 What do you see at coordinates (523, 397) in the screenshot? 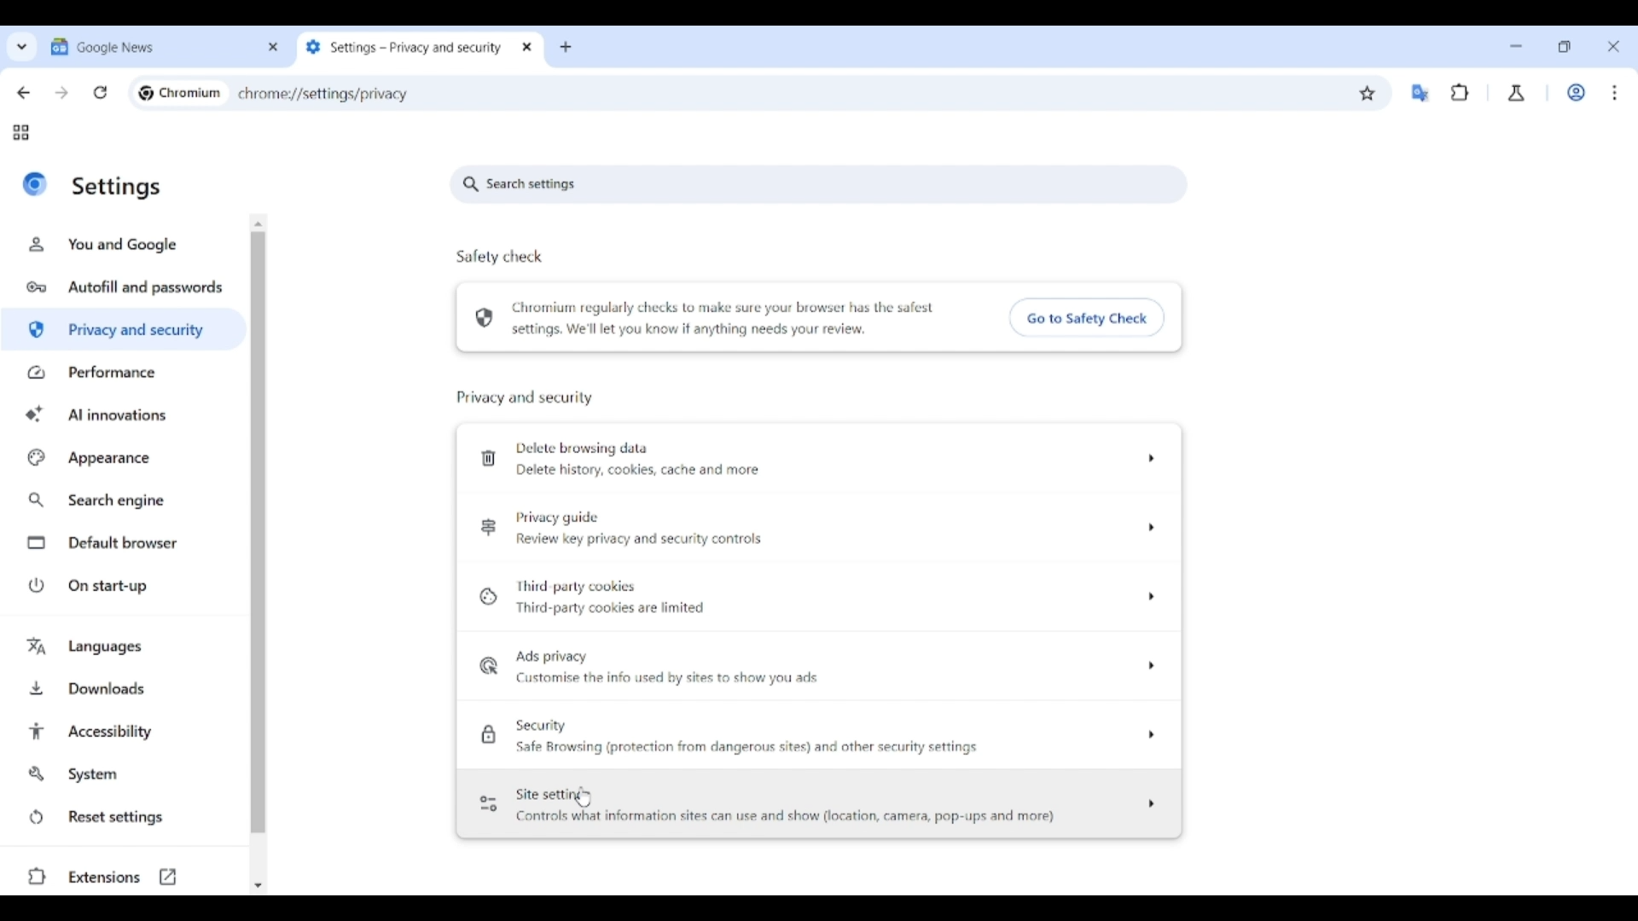
I see `Privacy and security` at bounding box center [523, 397].